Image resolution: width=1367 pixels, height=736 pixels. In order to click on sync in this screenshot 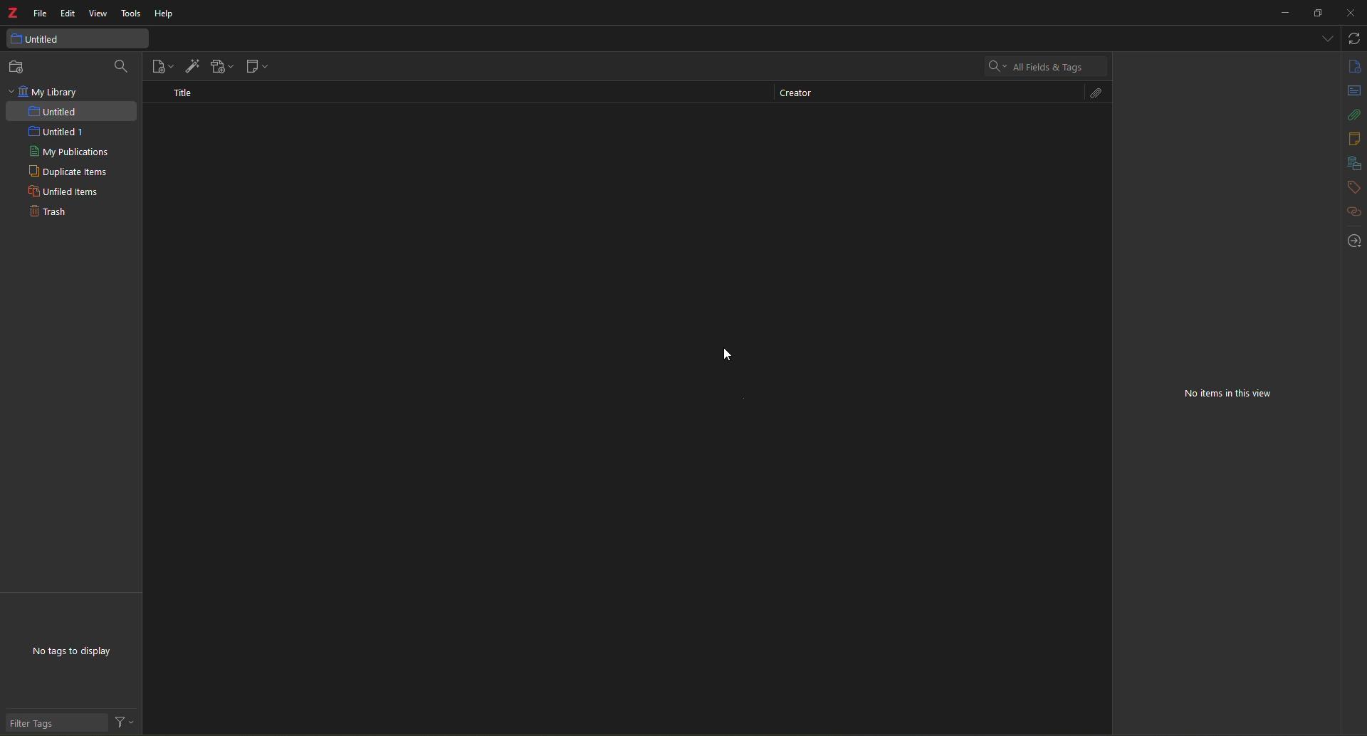, I will do `click(1356, 37)`.